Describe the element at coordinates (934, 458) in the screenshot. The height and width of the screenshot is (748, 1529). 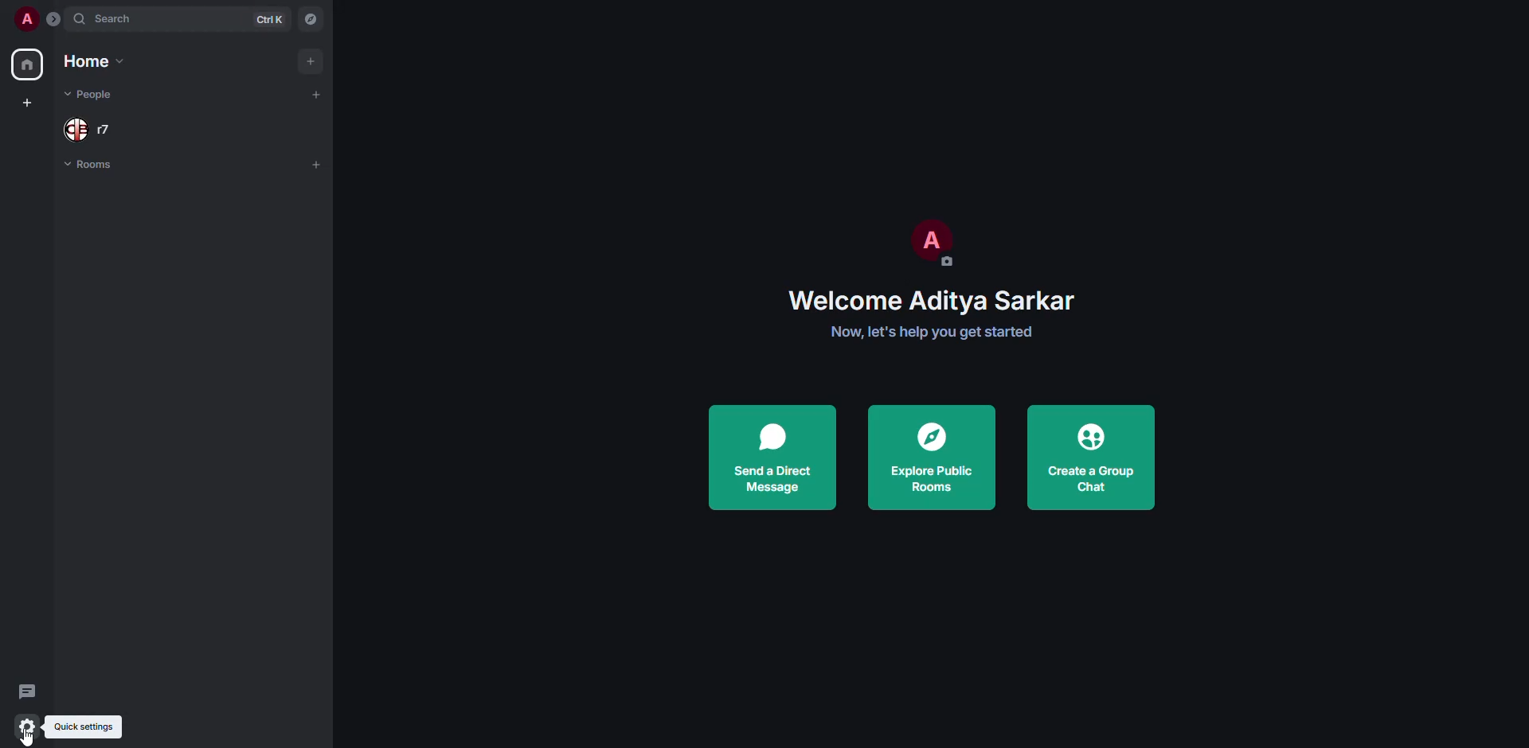
I see `explore public rooms` at that location.